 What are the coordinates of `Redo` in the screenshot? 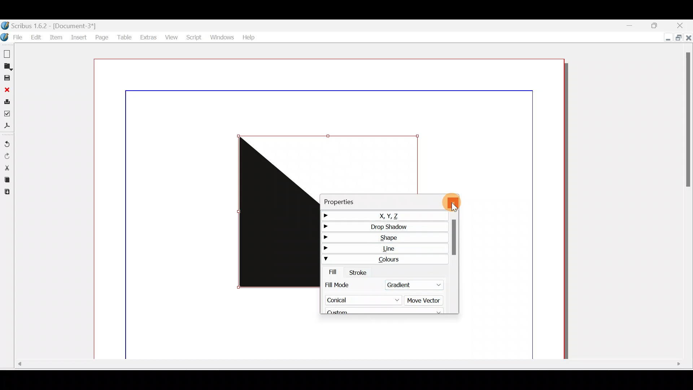 It's located at (8, 156).